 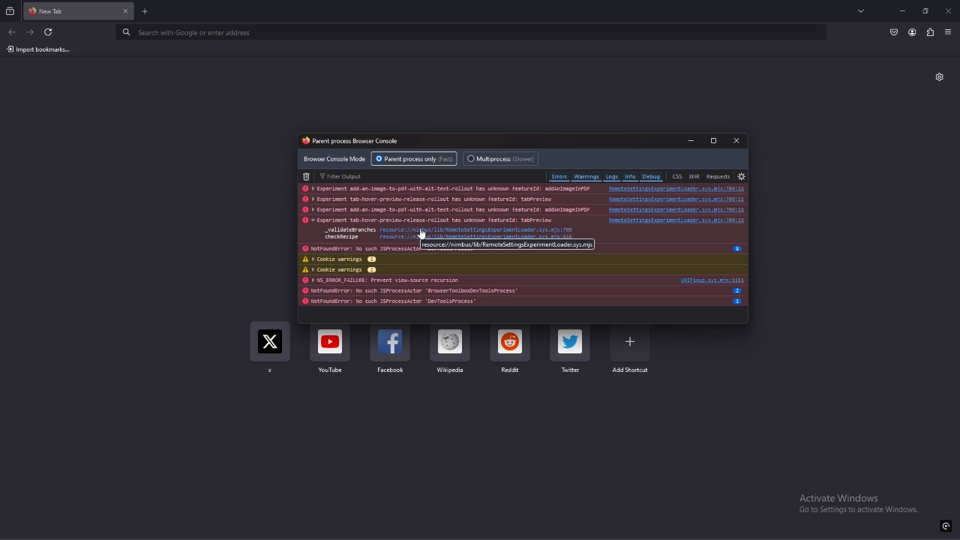 I want to click on extensions, so click(x=930, y=33).